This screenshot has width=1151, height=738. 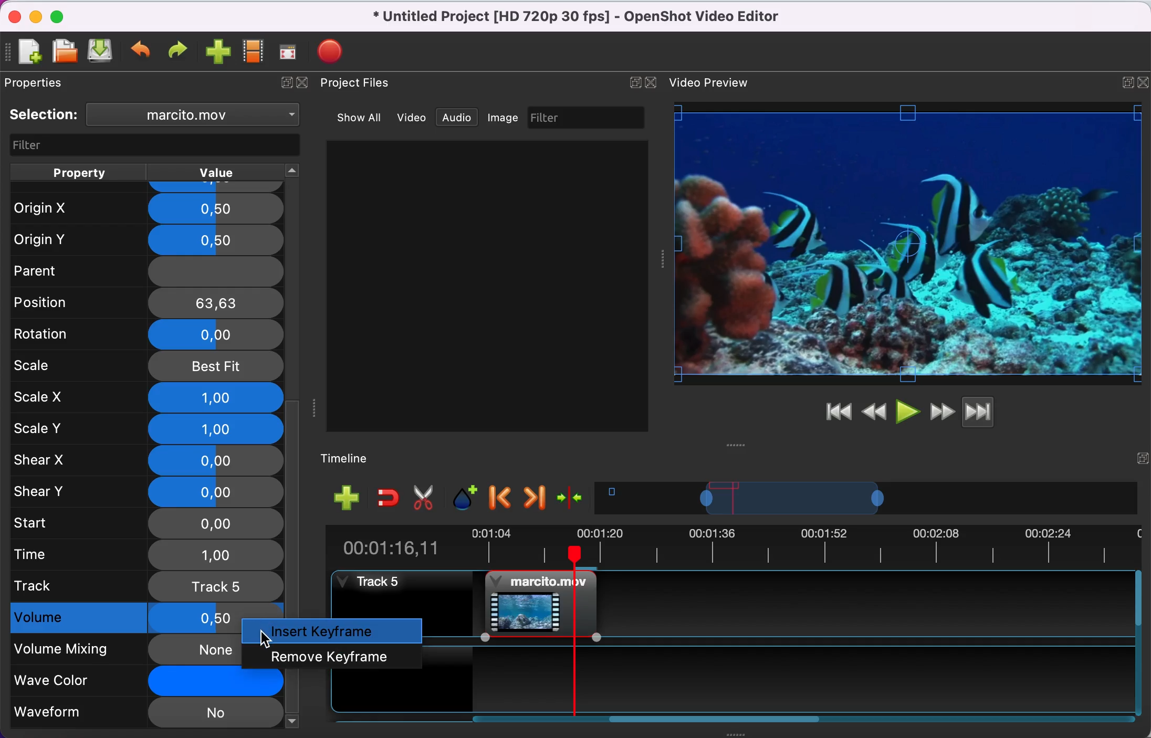 What do you see at coordinates (294, 509) in the screenshot?
I see `vertical scroll bar` at bounding box center [294, 509].